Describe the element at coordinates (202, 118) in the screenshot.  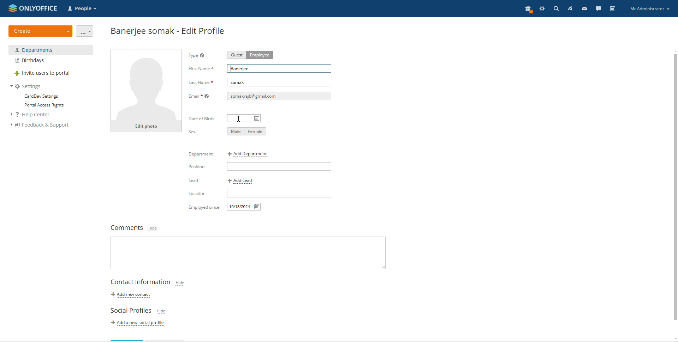
I see `date of birth` at that location.